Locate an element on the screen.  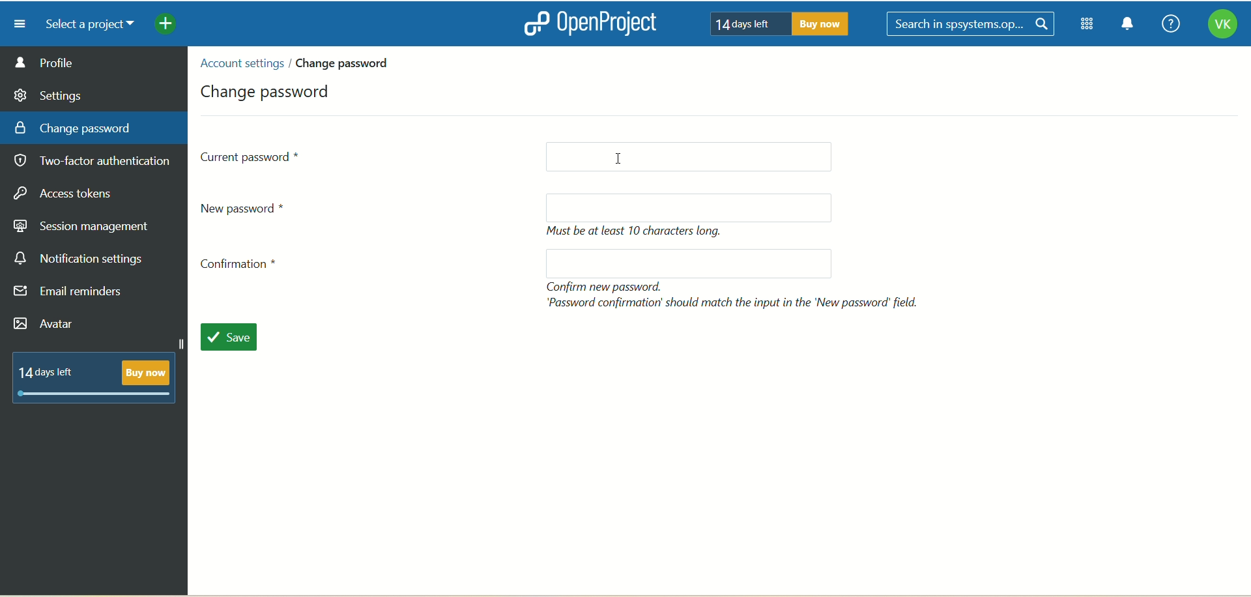
settings is located at coordinates (49, 93).